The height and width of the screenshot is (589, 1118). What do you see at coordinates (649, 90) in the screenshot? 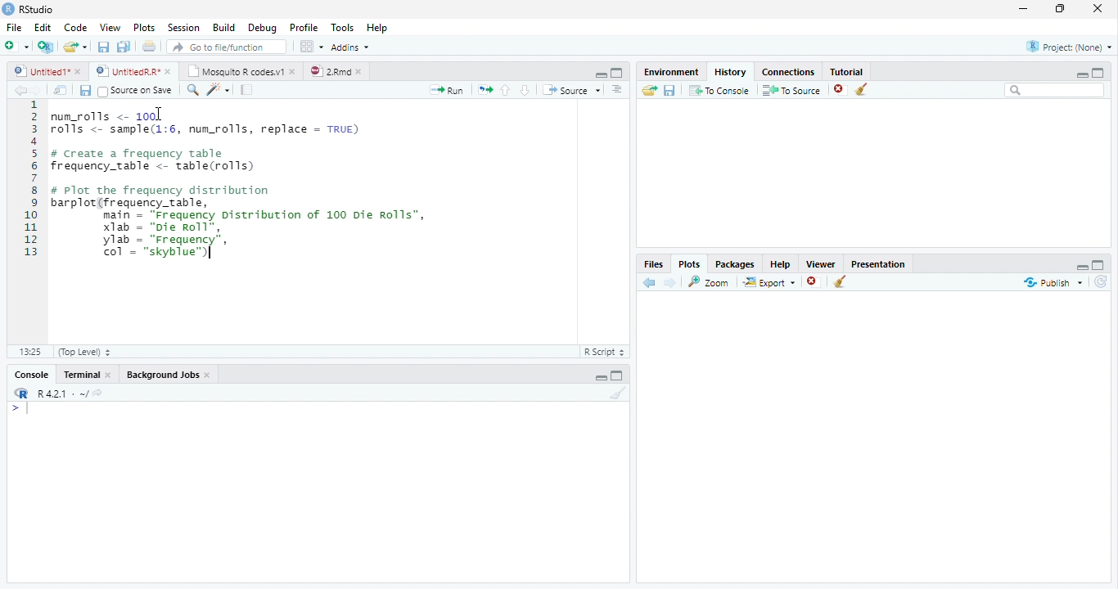
I see `Load History from existing file` at bounding box center [649, 90].